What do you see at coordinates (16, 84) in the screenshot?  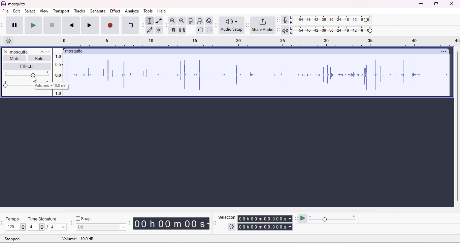 I see `pan` at bounding box center [16, 84].